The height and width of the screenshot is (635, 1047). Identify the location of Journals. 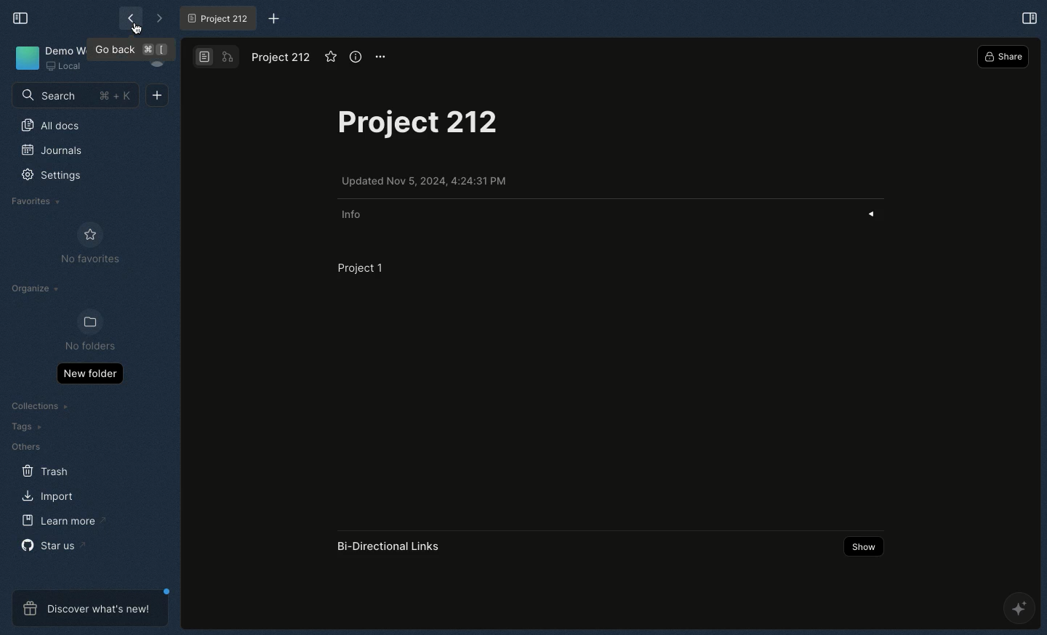
(52, 150).